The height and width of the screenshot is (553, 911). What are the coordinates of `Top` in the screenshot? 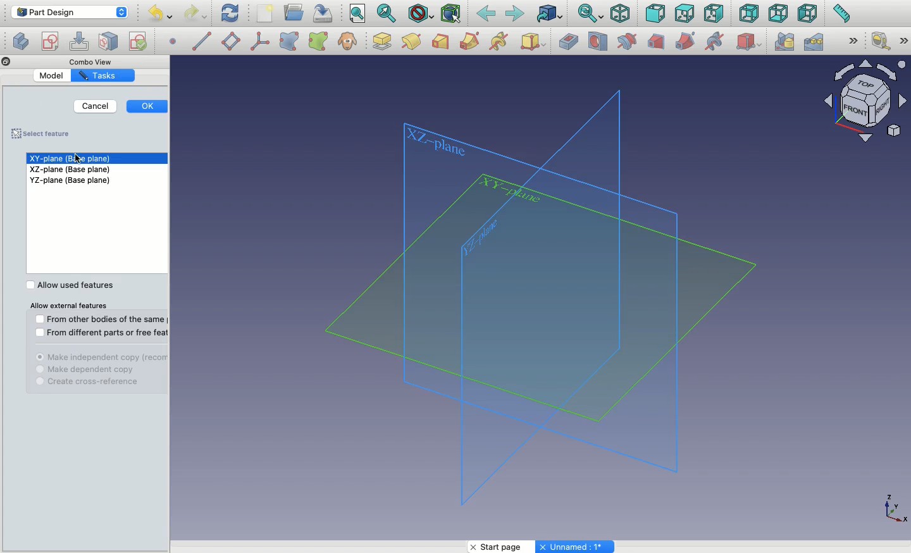 It's located at (684, 14).